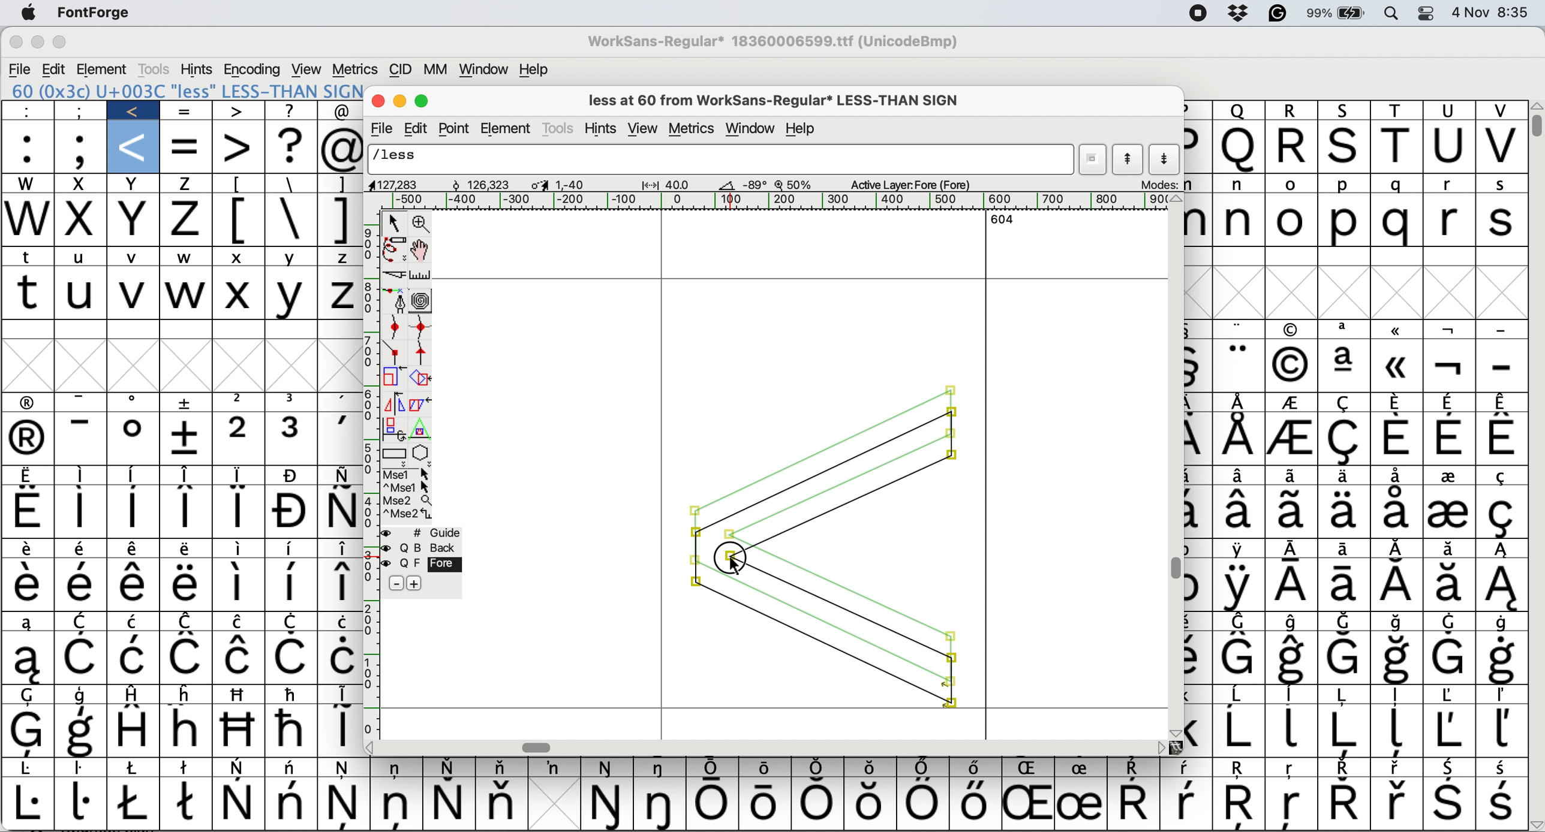 The height and width of the screenshot is (832, 1545). What do you see at coordinates (85, 512) in the screenshot?
I see `Symbol` at bounding box center [85, 512].